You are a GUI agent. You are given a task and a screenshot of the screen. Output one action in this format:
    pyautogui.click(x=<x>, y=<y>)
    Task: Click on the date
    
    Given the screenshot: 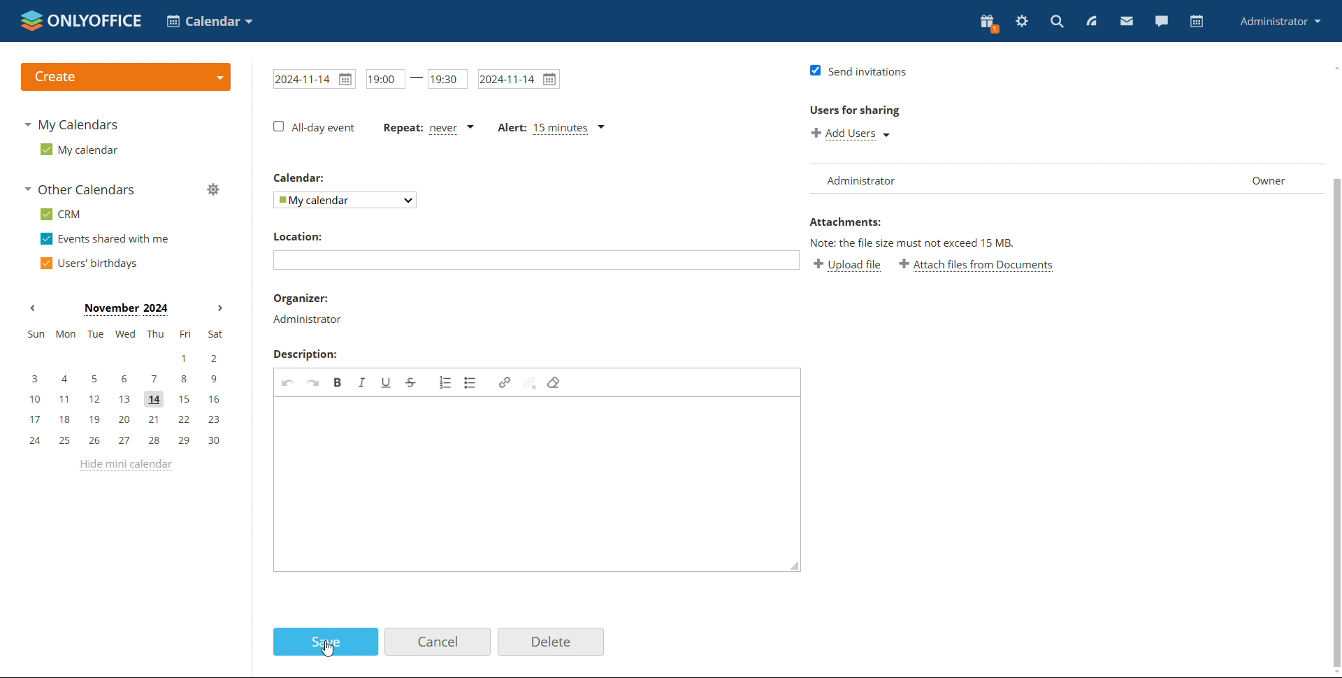 What is the action you would take?
    pyautogui.click(x=524, y=78)
    